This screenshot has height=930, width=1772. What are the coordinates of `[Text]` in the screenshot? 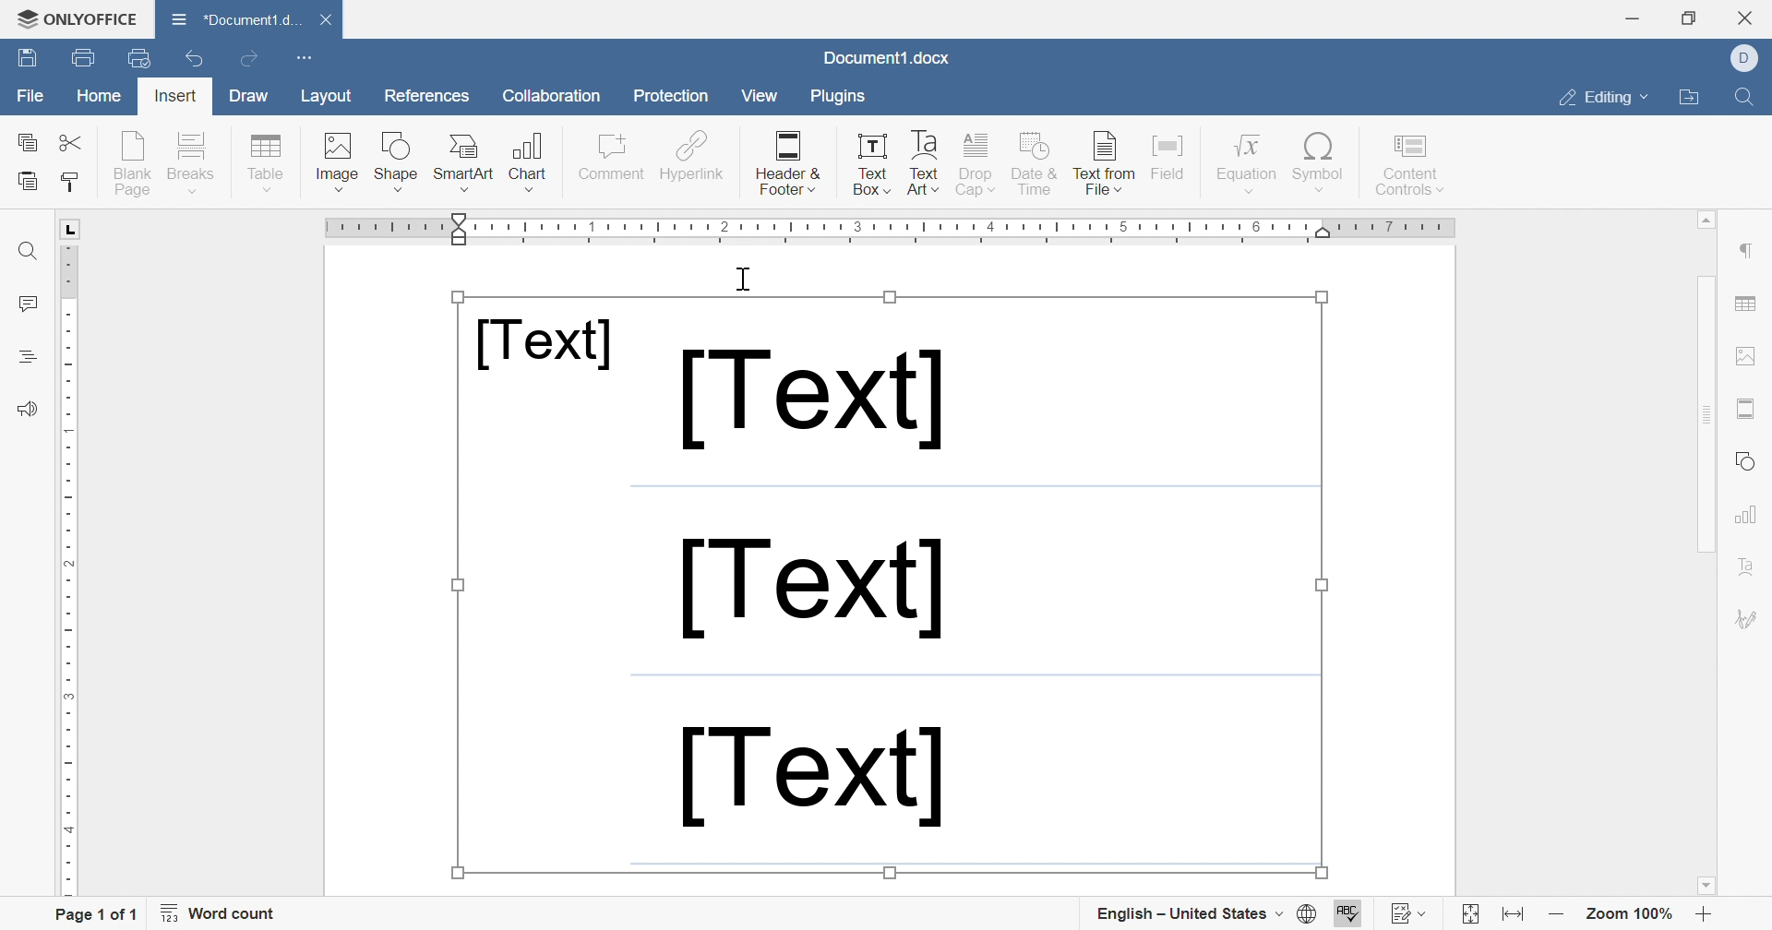 It's located at (809, 592).